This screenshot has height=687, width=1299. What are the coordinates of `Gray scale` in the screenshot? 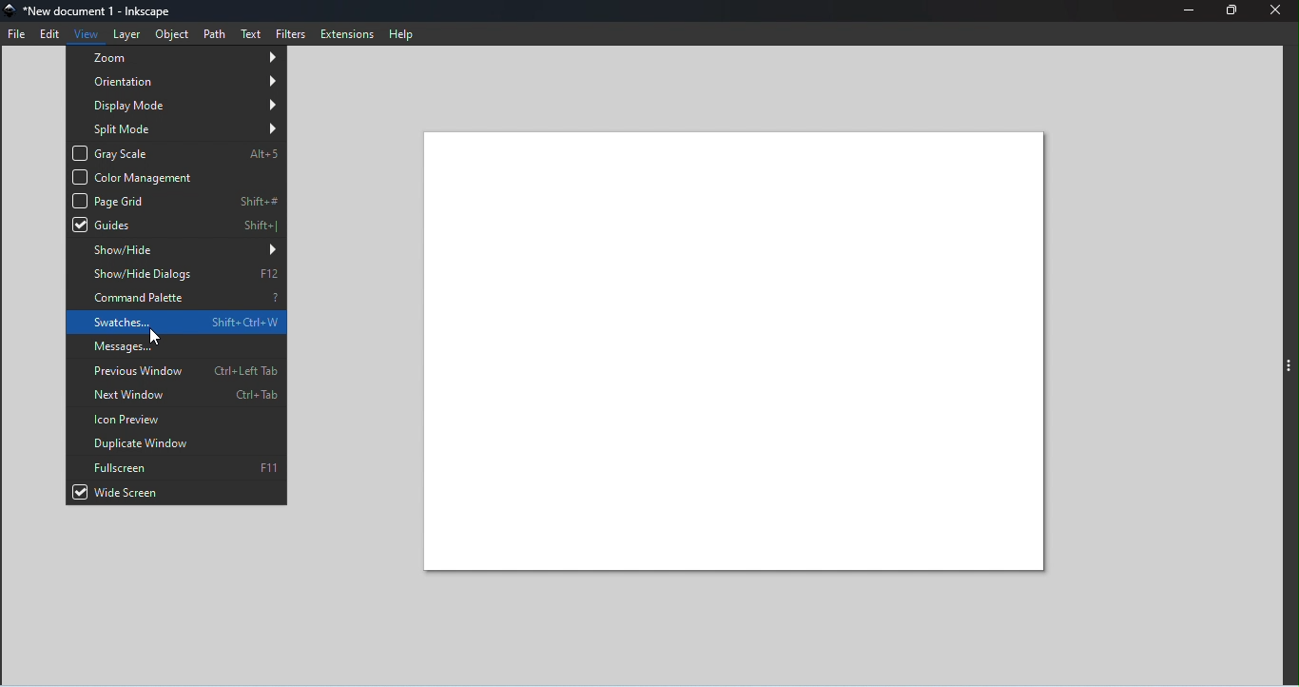 It's located at (175, 153).